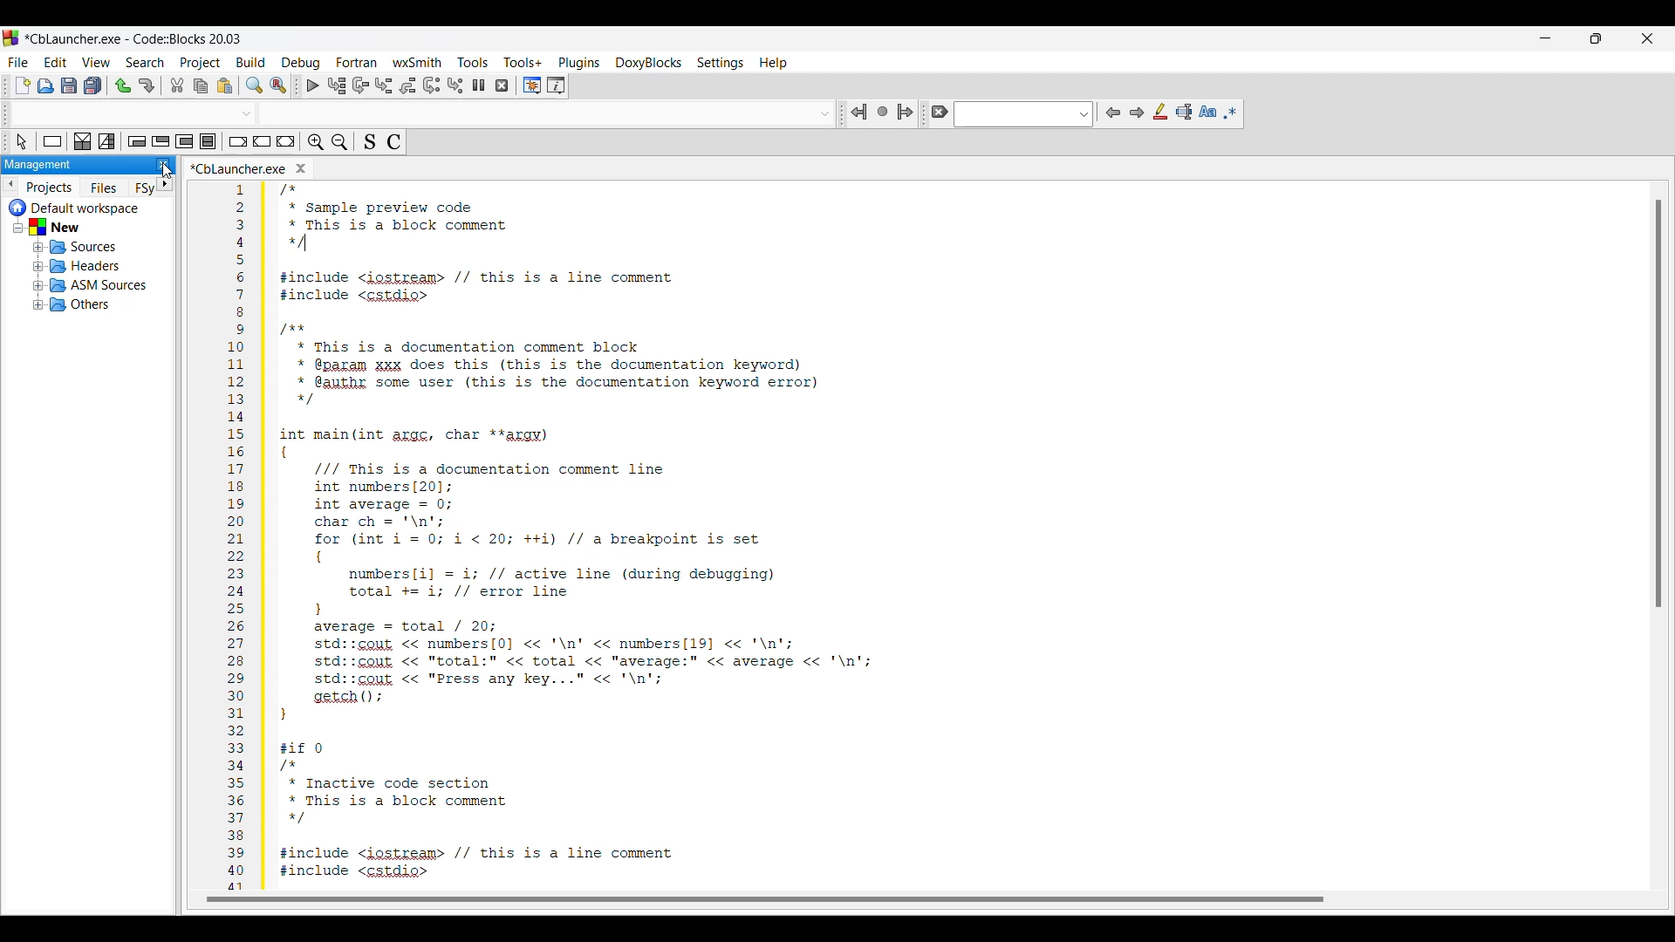  What do you see at coordinates (56, 62) in the screenshot?
I see `Edit menu` at bounding box center [56, 62].